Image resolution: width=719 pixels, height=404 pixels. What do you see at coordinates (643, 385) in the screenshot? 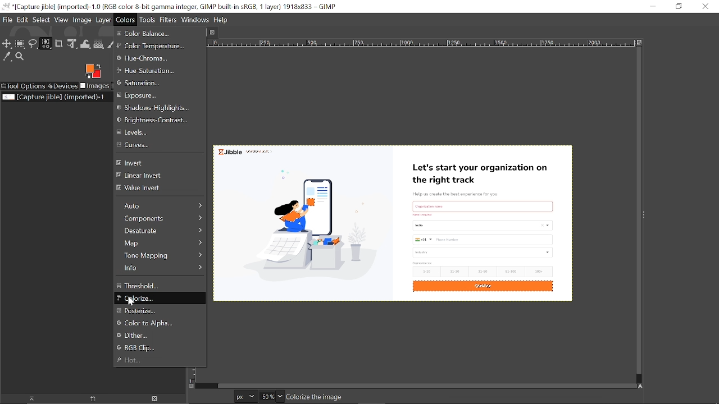
I see `navigate this window` at bounding box center [643, 385].